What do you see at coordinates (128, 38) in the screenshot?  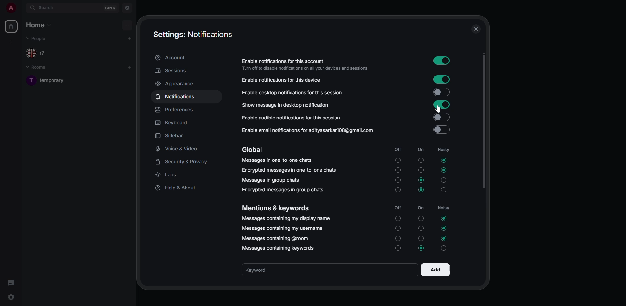 I see `add` at bounding box center [128, 38].